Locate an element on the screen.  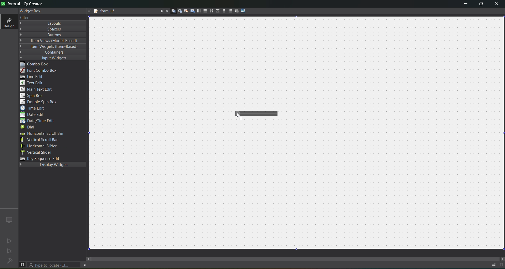
plain text edit is located at coordinates (39, 90).